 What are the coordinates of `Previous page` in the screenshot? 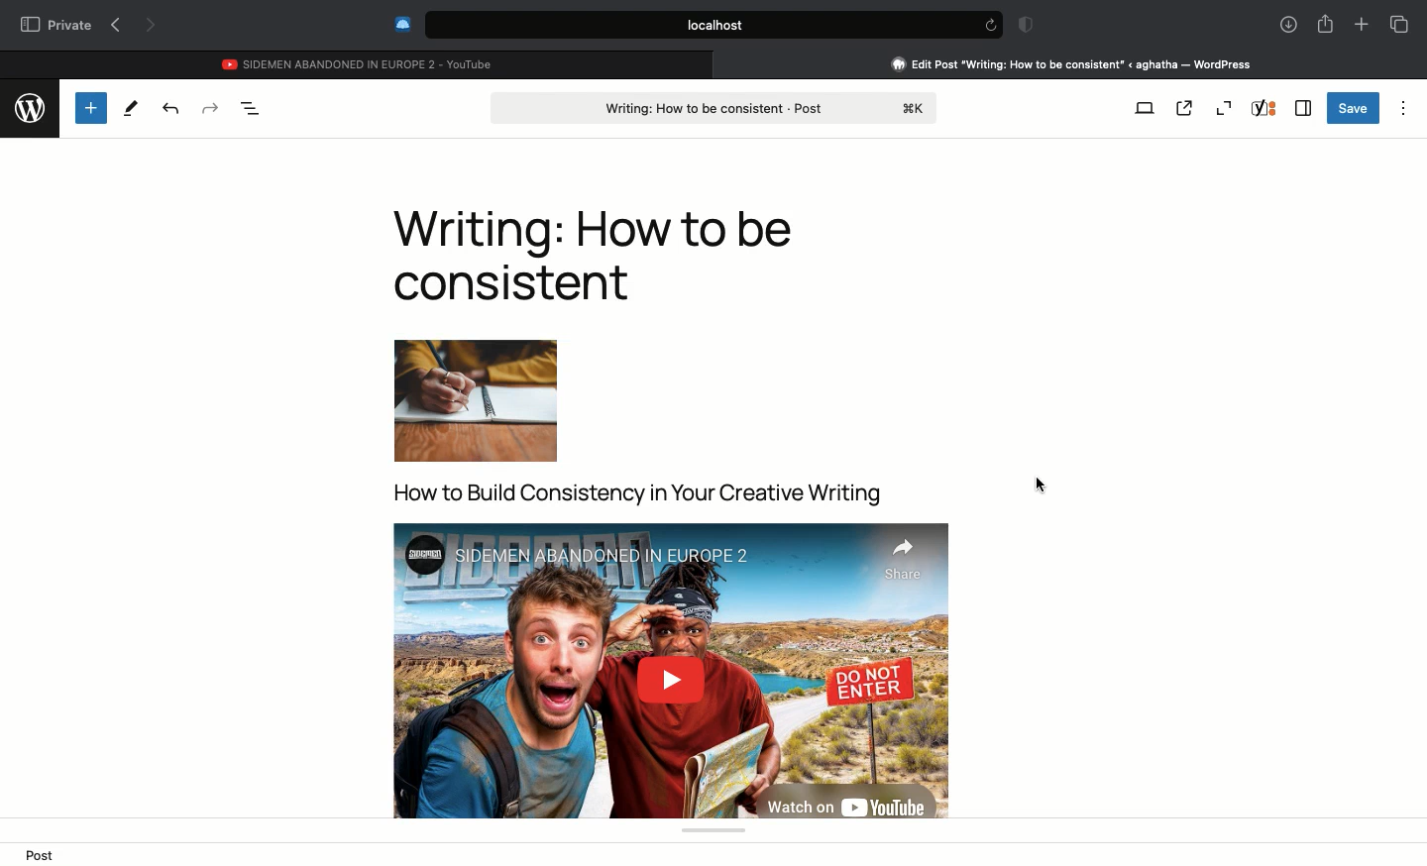 It's located at (115, 26).